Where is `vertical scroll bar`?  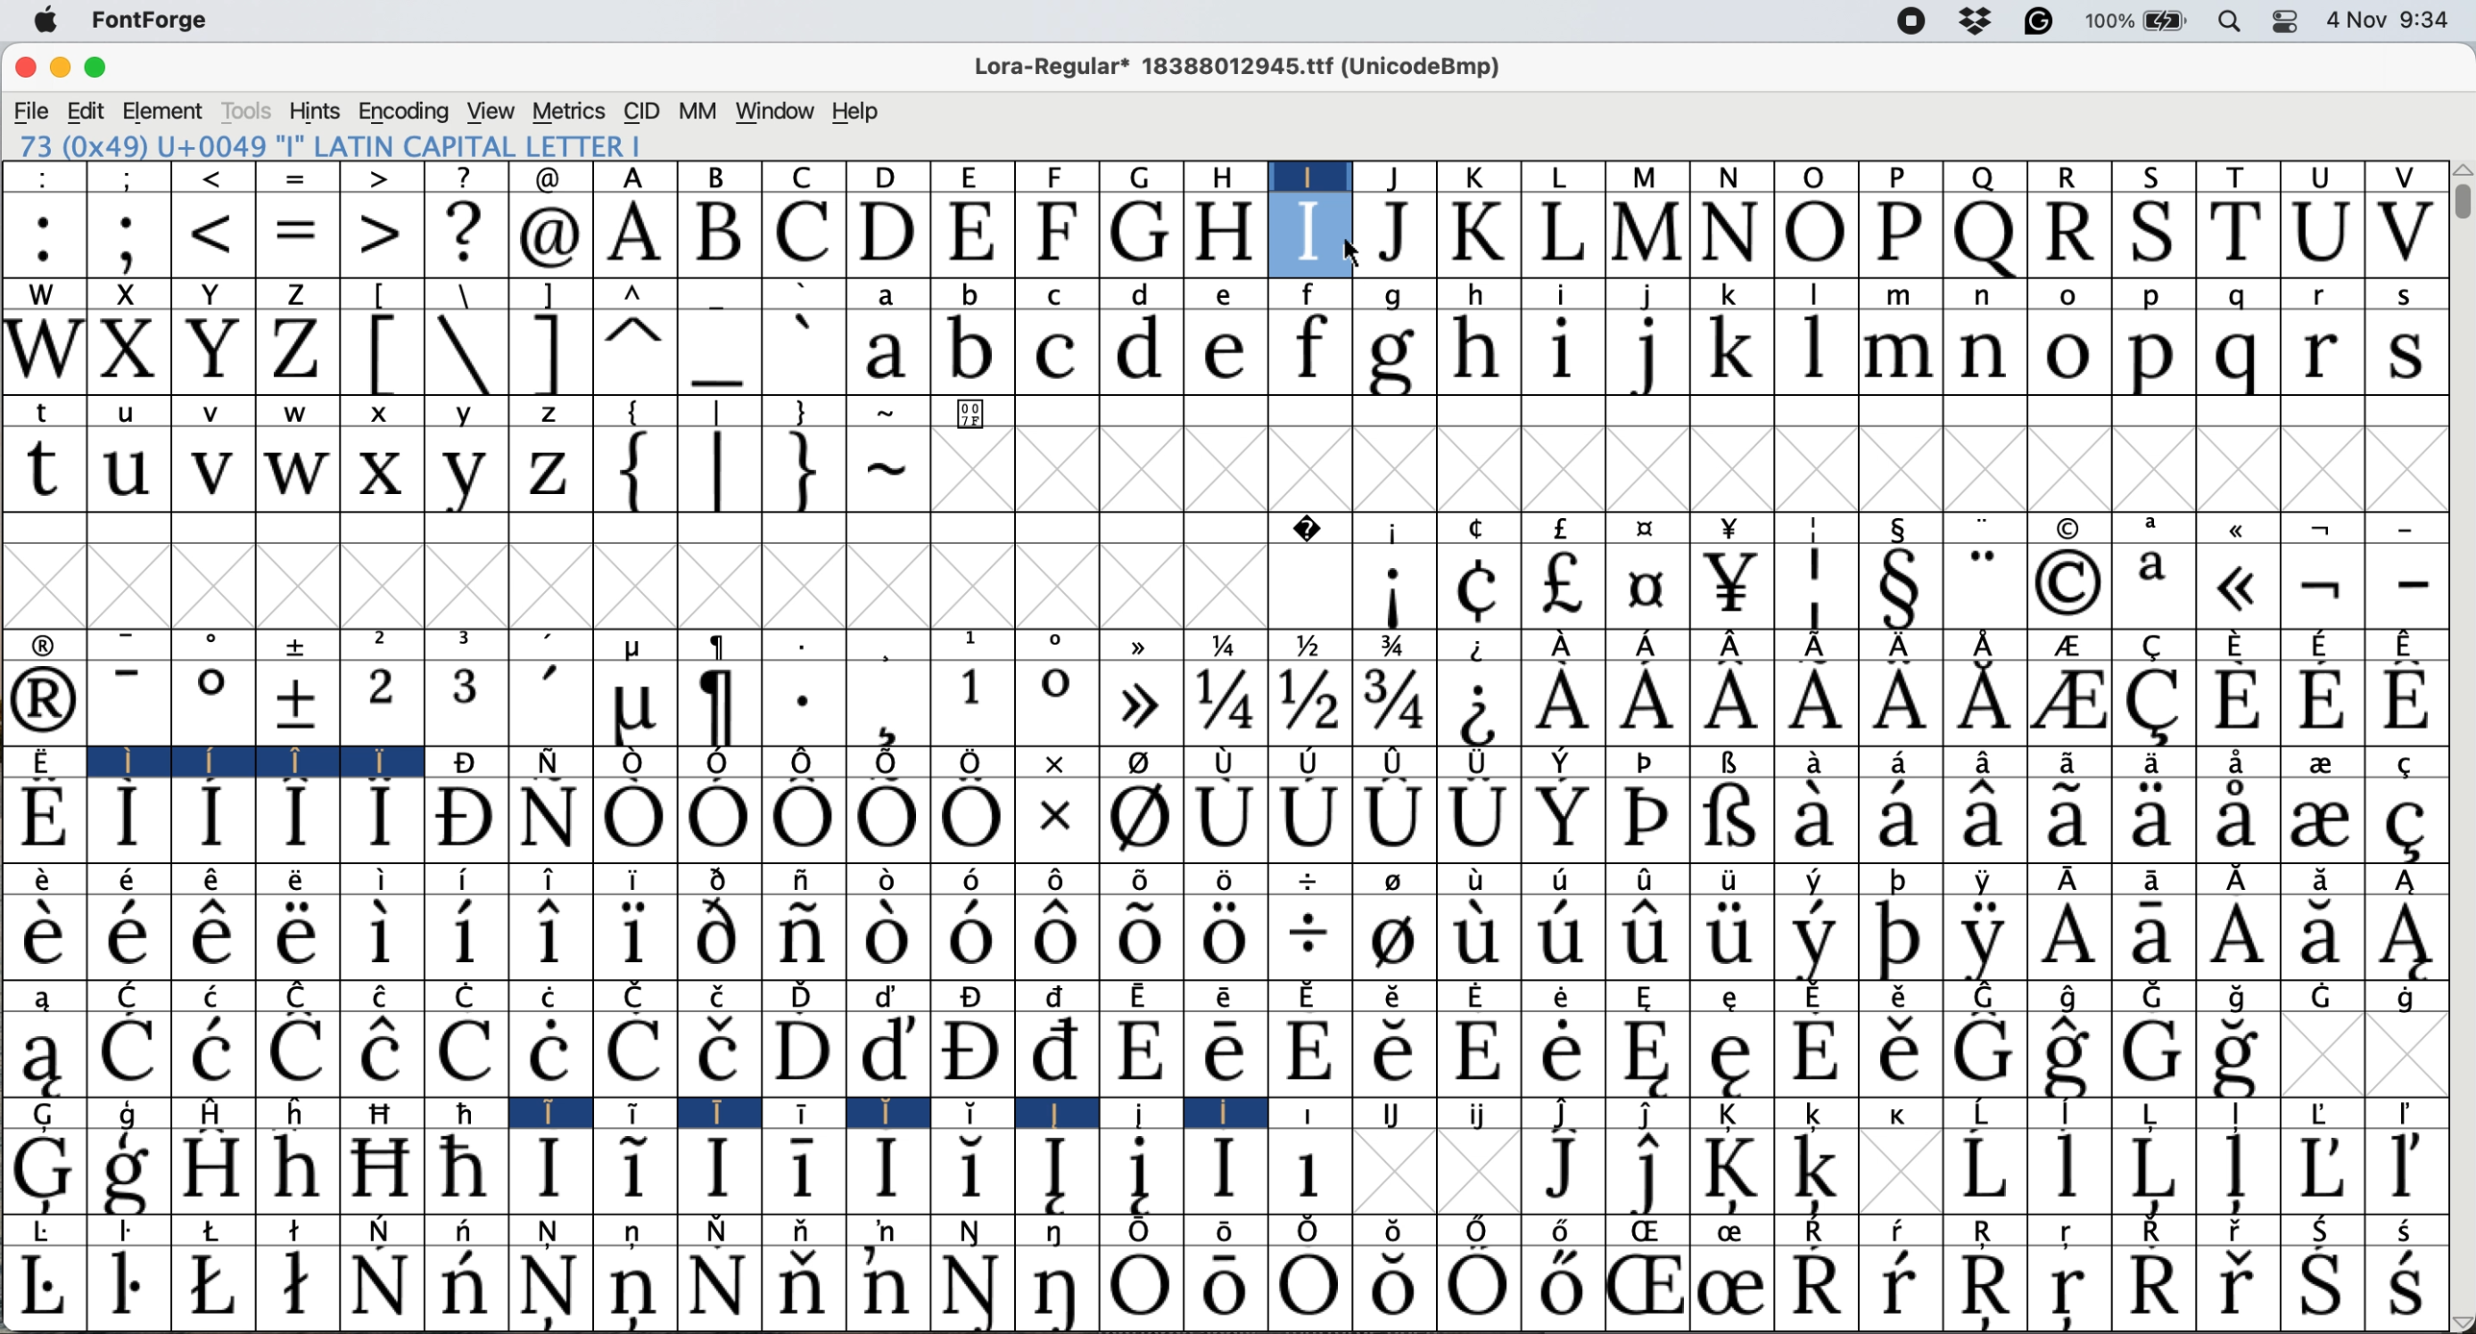 vertical scroll bar is located at coordinates (2461, 207).